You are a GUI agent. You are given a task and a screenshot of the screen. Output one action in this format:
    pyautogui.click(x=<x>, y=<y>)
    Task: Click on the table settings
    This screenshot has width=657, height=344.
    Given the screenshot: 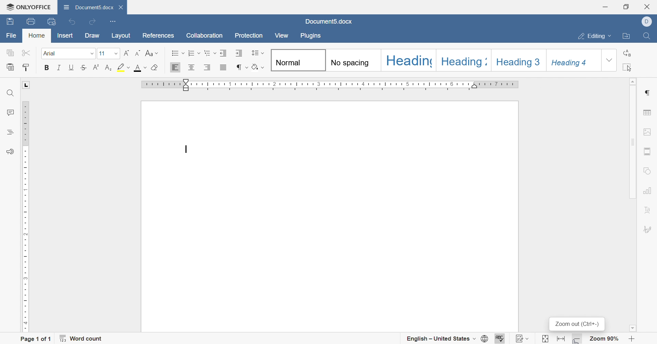 What is the action you would take?
    pyautogui.click(x=648, y=112)
    